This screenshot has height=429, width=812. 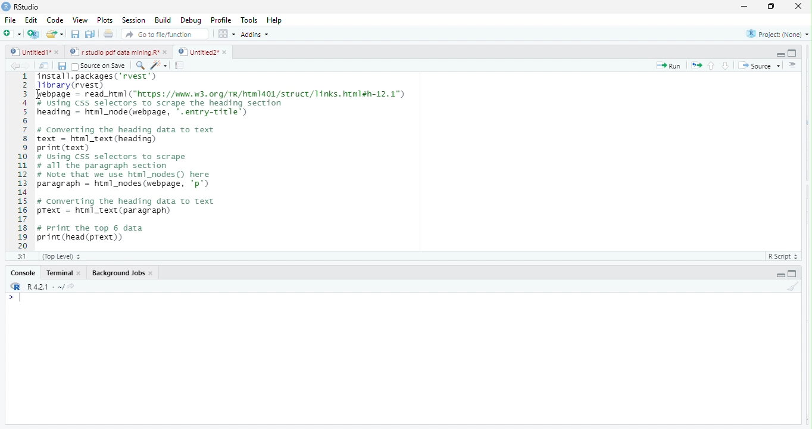 I want to click on compile report, so click(x=180, y=66).